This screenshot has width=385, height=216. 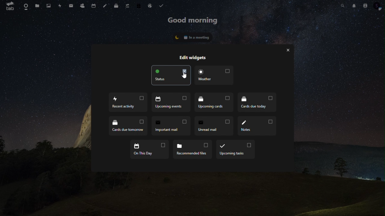 What do you see at coordinates (192, 19) in the screenshot?
I see `good morning` at bounding box center [192, 19].